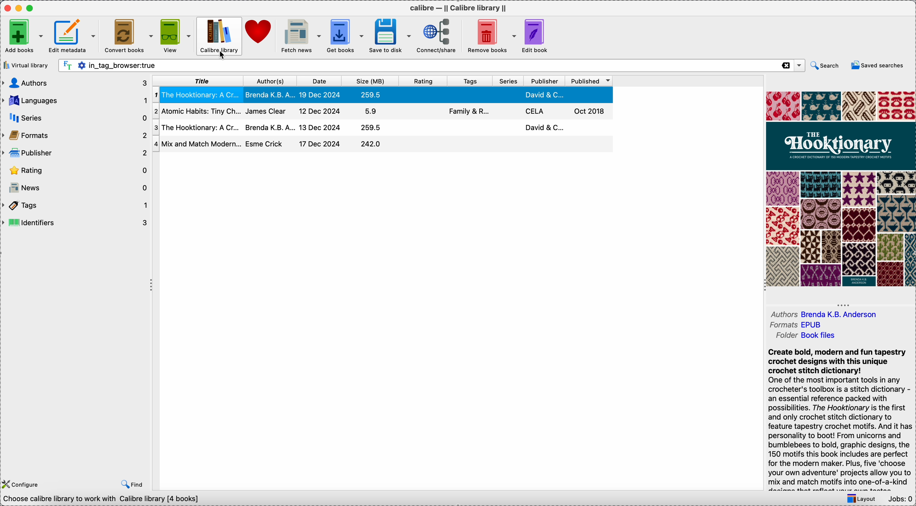  I want to click on remove books, so click(491, 36).